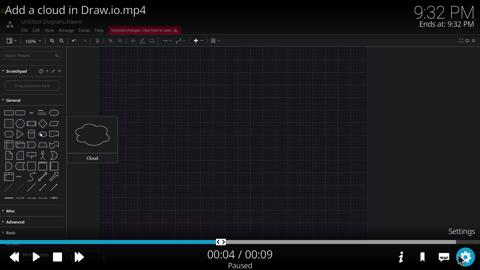 The image size is (480, 270). I want to click on cursor, so click(462, 261).